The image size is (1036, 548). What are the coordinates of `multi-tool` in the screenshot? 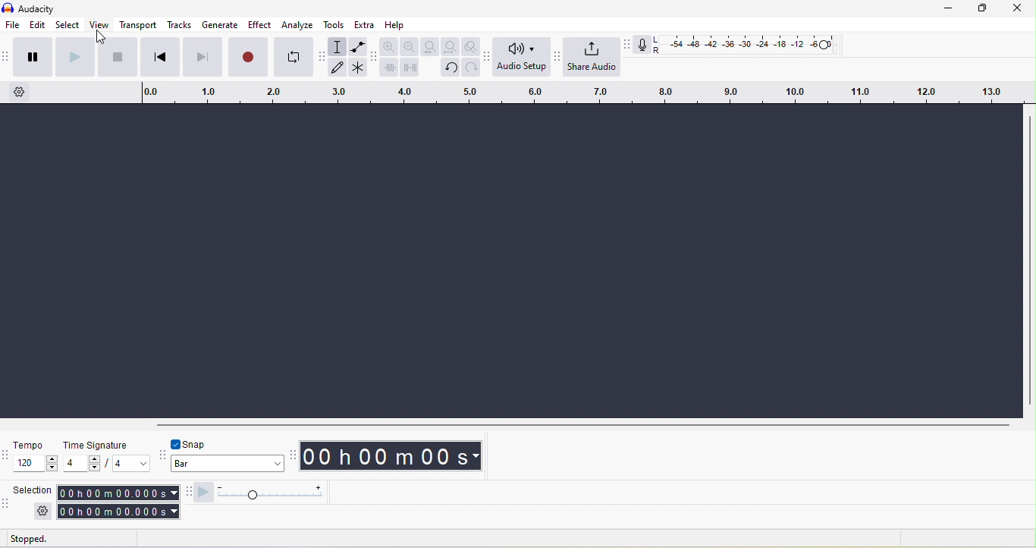 It's located at (358, 68).